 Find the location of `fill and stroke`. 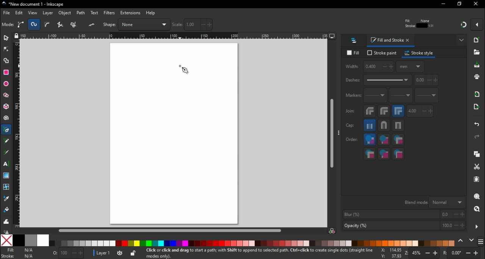

fill and stroke is located at coordinates (391, 41).